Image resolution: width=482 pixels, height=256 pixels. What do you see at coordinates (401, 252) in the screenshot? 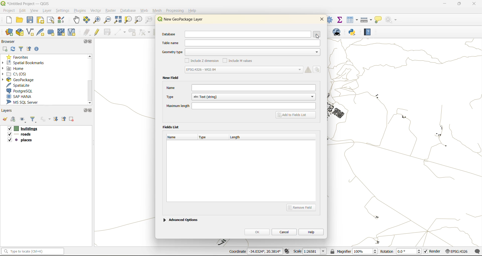
I see `rotation` at bounding box center [401, 252].